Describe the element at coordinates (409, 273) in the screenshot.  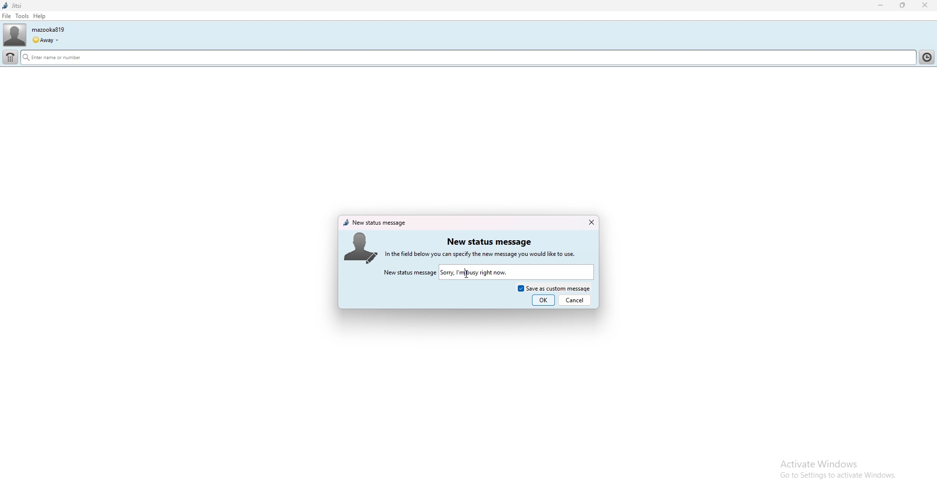
I see `new status message` at that location.